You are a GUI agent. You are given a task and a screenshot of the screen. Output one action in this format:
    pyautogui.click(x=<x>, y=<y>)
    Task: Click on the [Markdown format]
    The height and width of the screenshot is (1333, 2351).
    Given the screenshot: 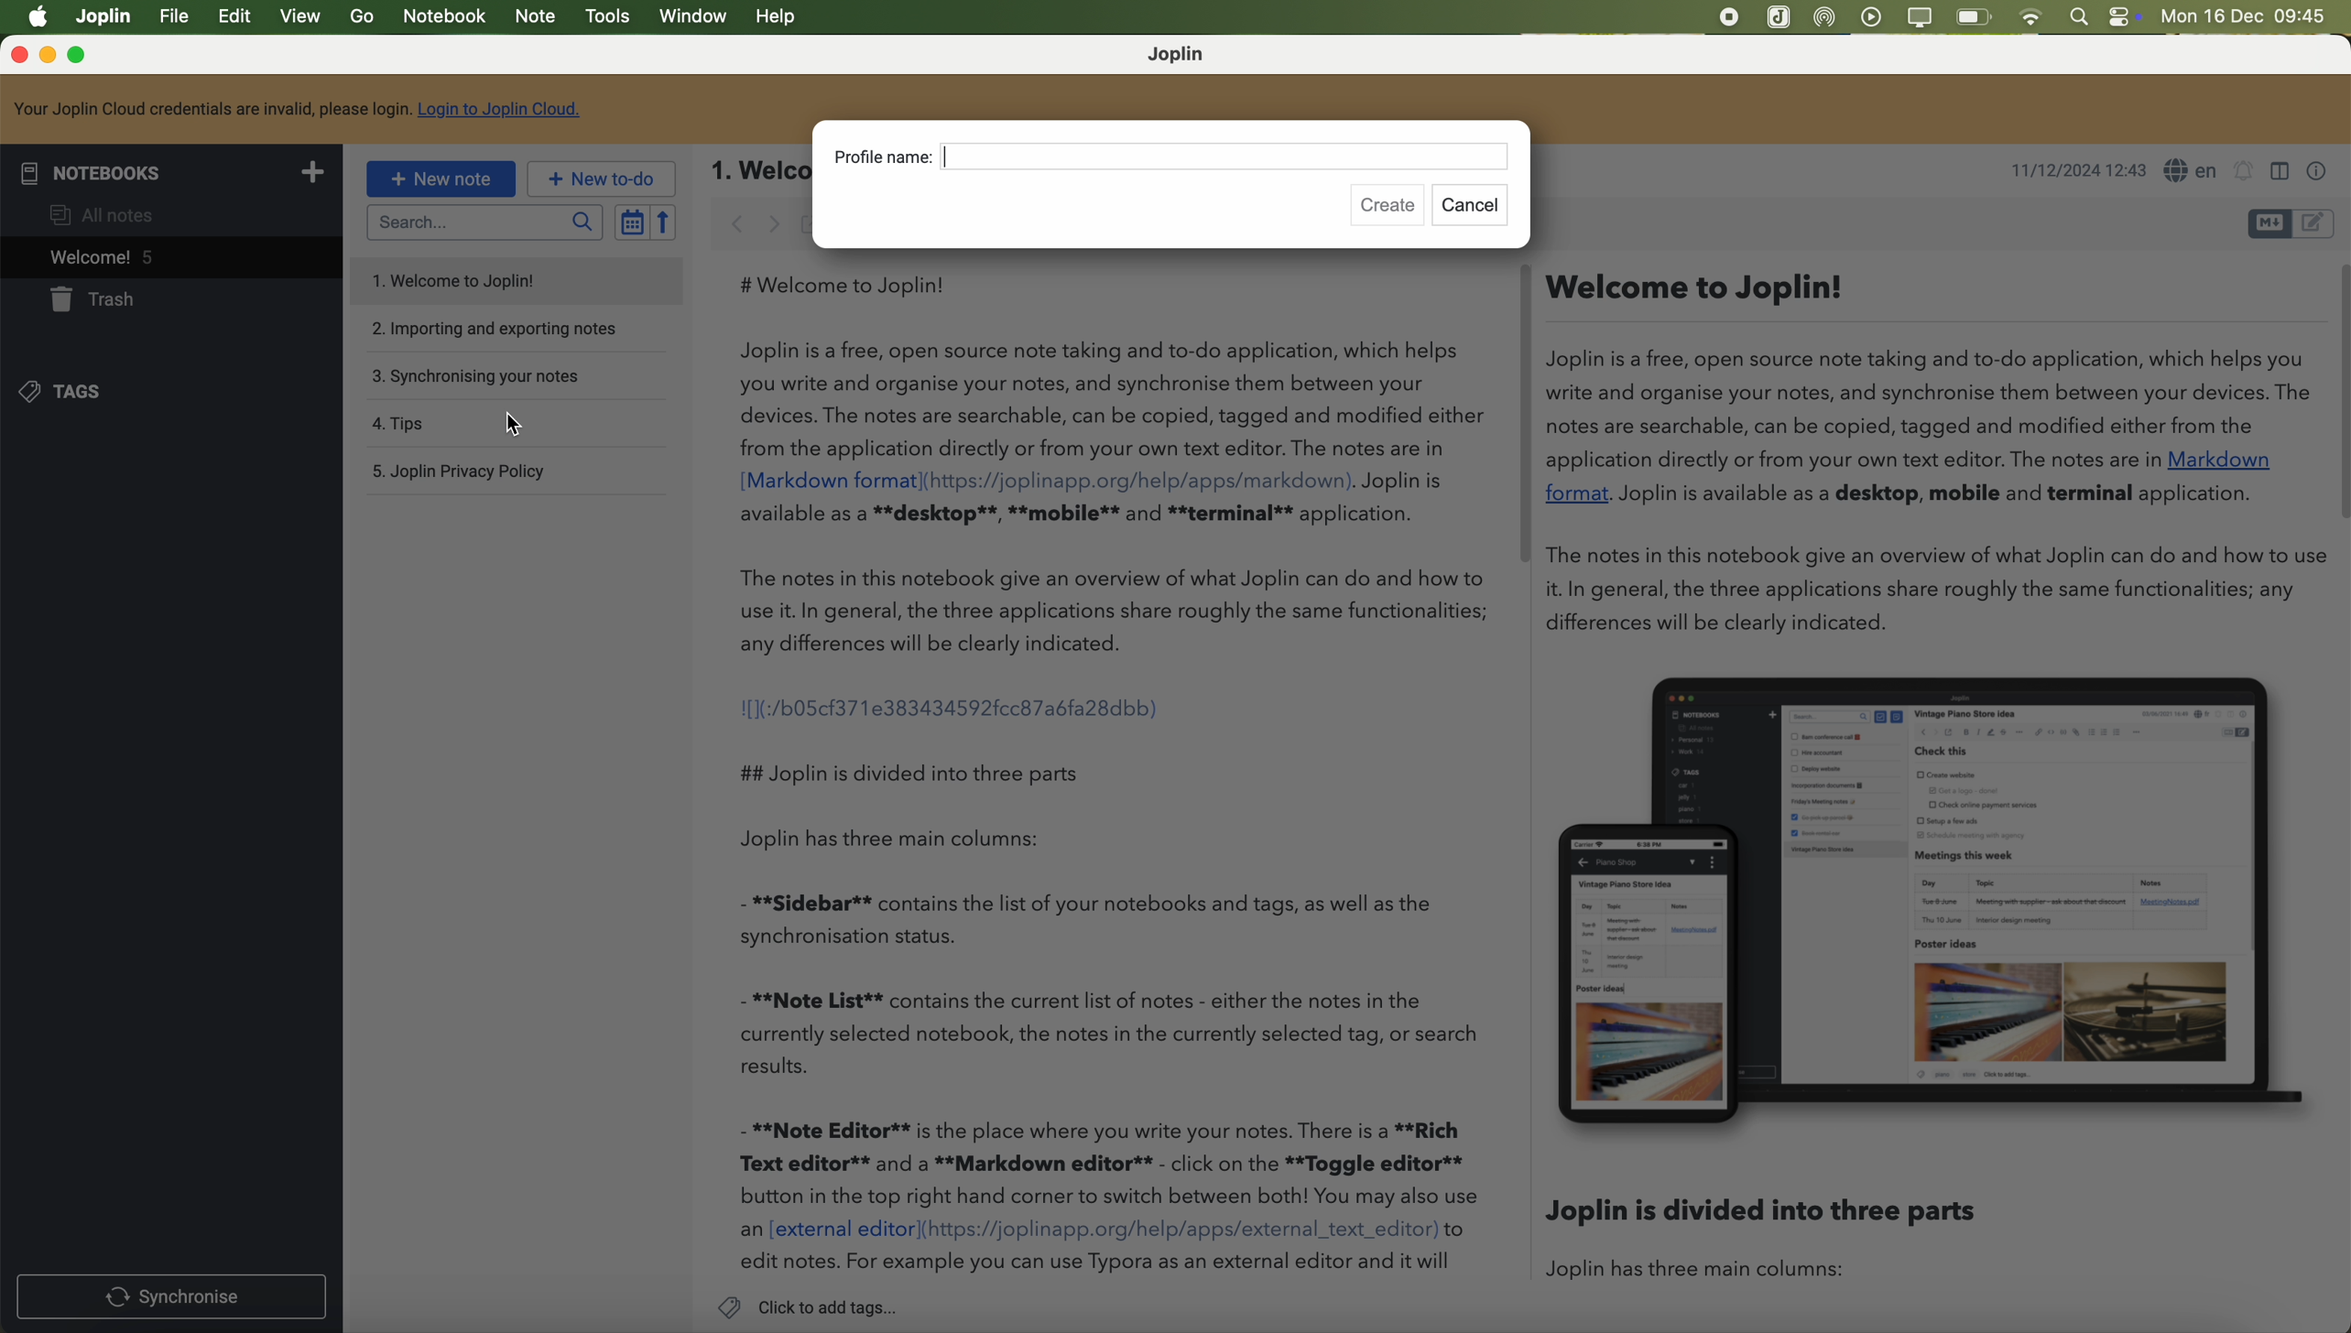 What is the action you would take?
    pyautogui.click(x=829, y=481)
    